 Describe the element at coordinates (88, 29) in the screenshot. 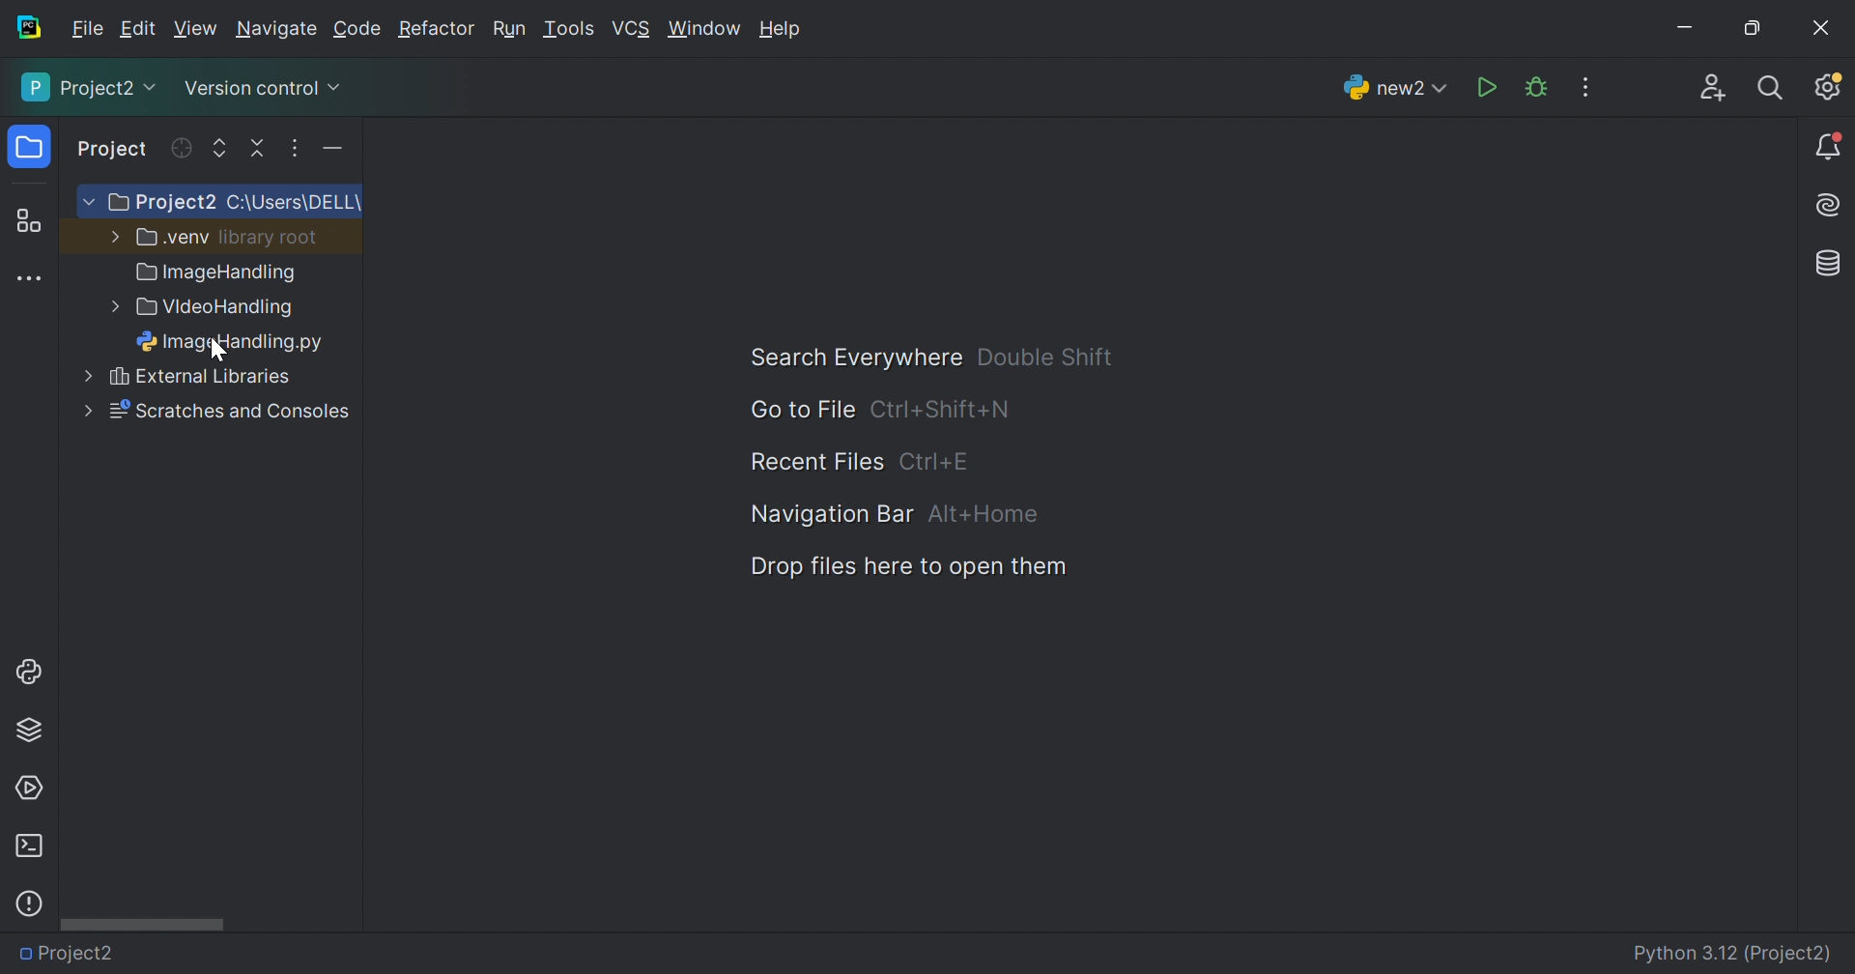

I see `File` at that location.